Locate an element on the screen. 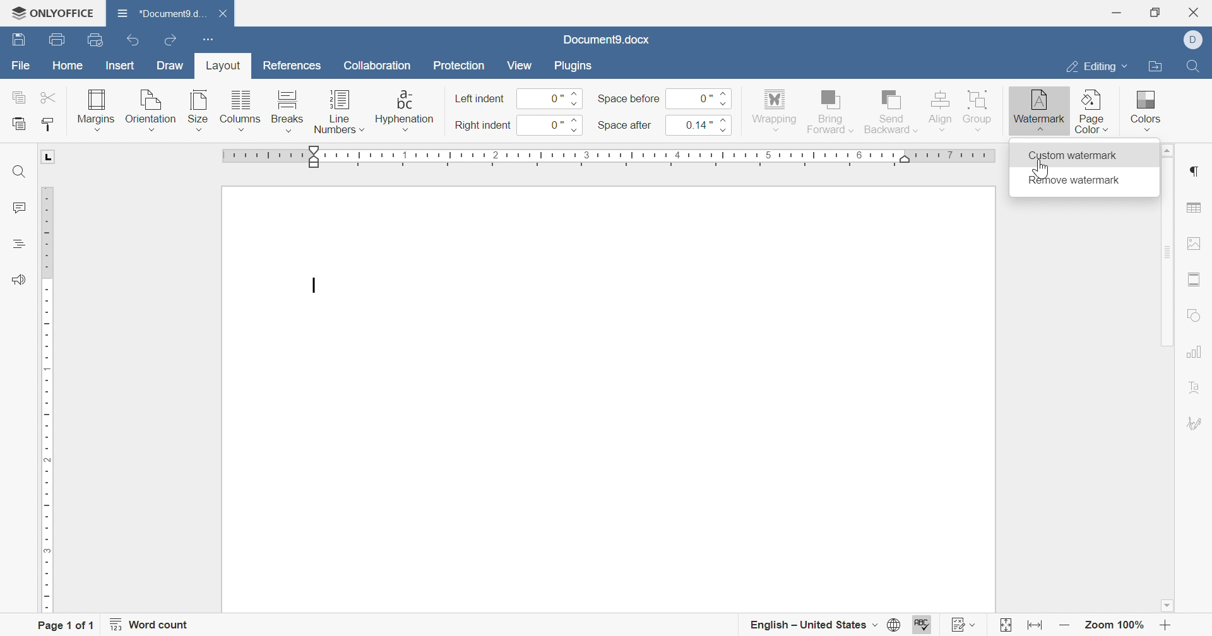 The height and width of the screenshot is (636, 1212). breaks is located at coordinates (285, 111).